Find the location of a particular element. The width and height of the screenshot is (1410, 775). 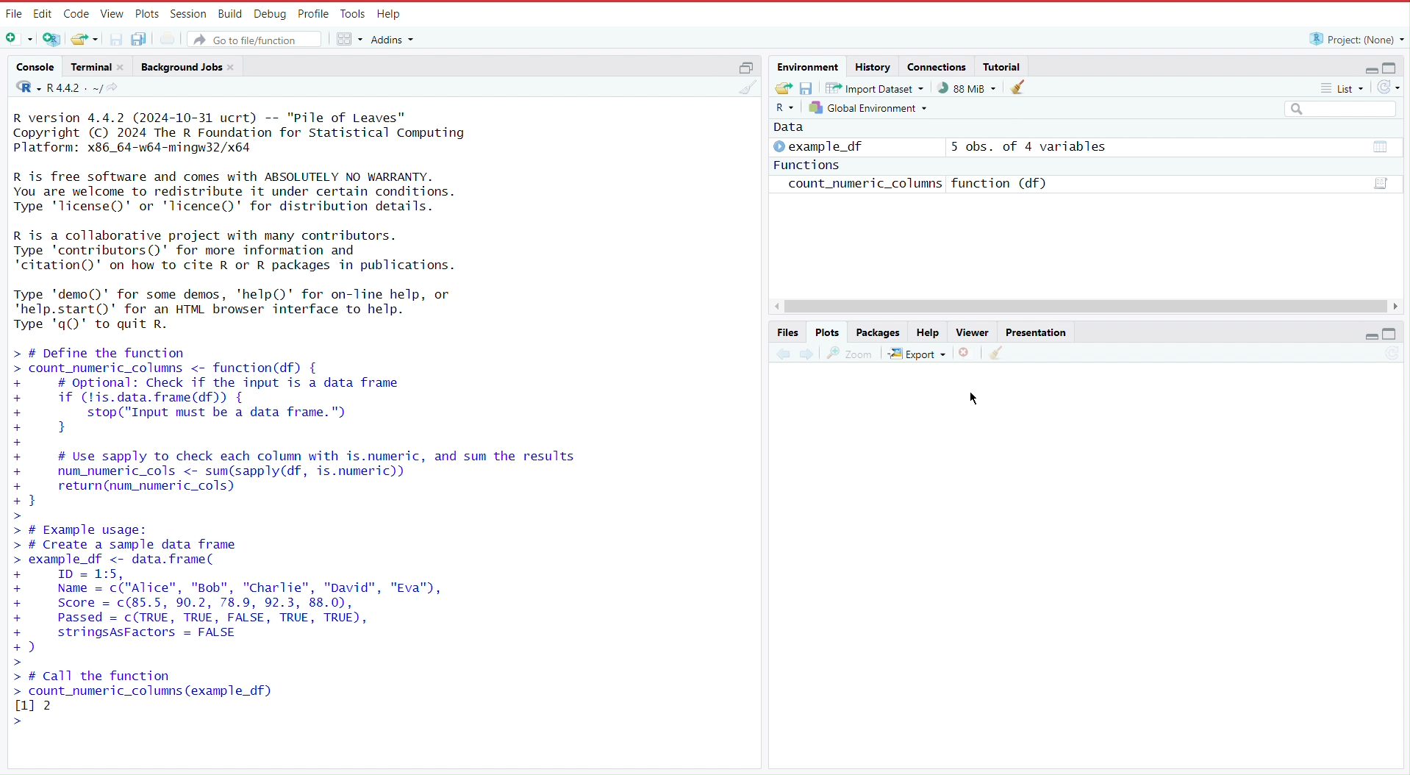

Create a project is located at coordinates (54, 38).